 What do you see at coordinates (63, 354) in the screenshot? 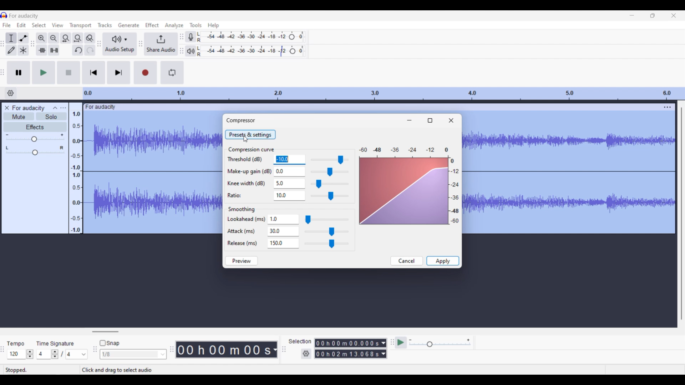
I see `Time signature settings` at bounding box center [63, 354].